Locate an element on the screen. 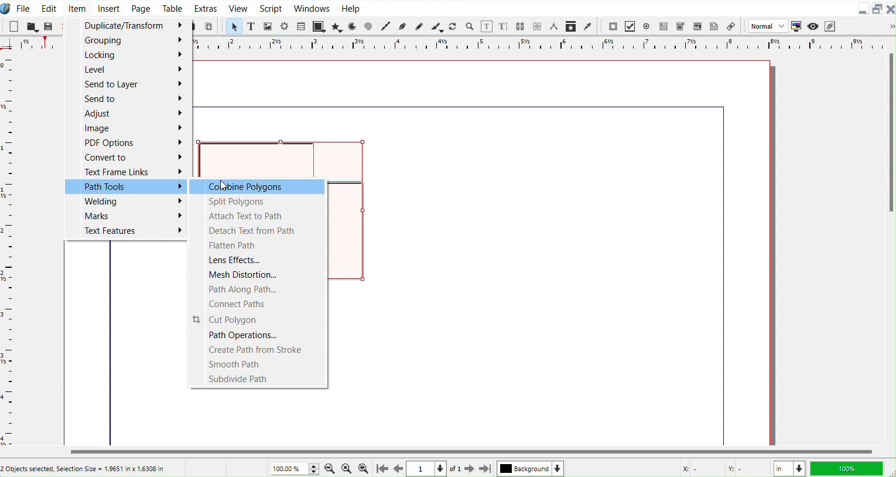 This screenshot has height=477, width=896. Maximize is located at coordinates (878, 9).